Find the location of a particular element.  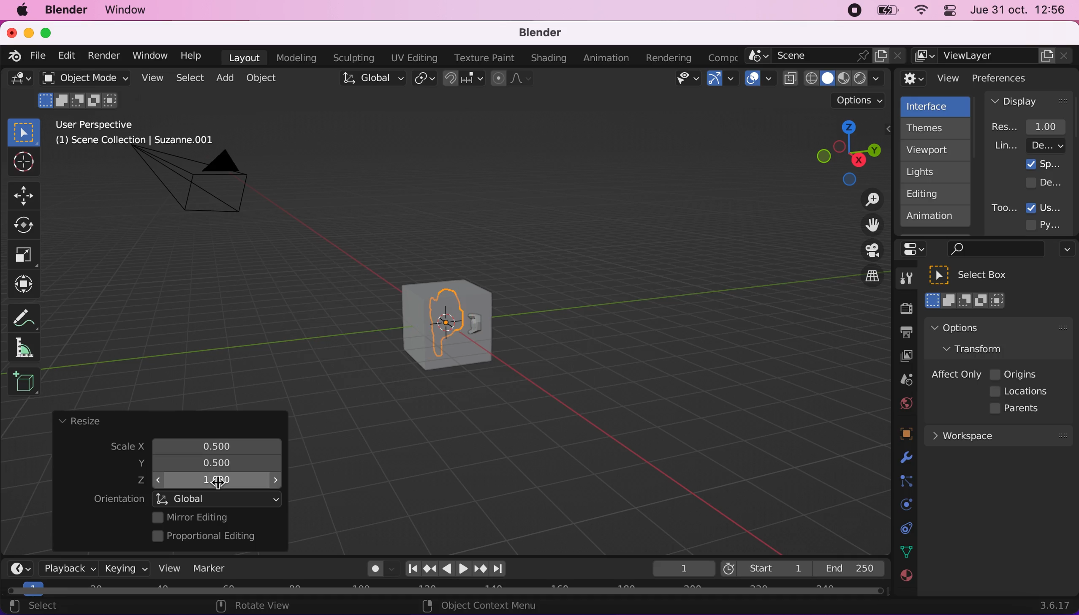

transform pivot point is located at coordinates (426, 79).